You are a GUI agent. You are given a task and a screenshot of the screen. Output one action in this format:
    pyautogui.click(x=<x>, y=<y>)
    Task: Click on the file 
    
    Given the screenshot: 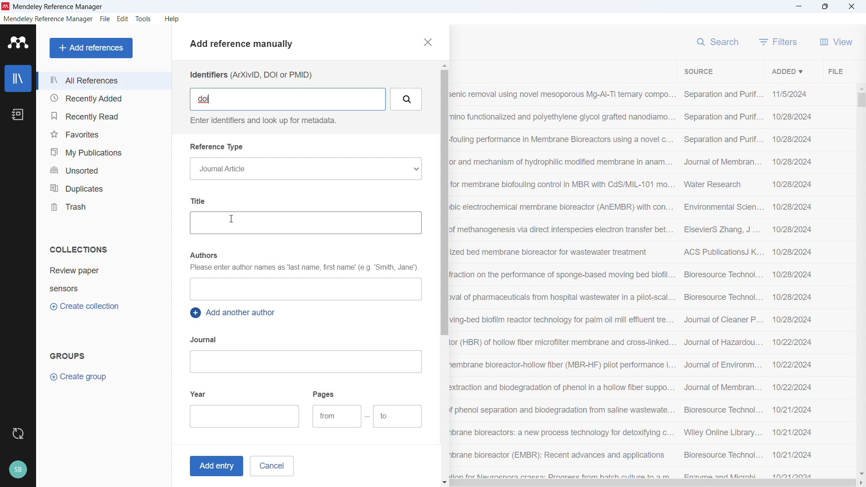 What is the action you would take?
    pyautogui.click(x=105, y=19)
    